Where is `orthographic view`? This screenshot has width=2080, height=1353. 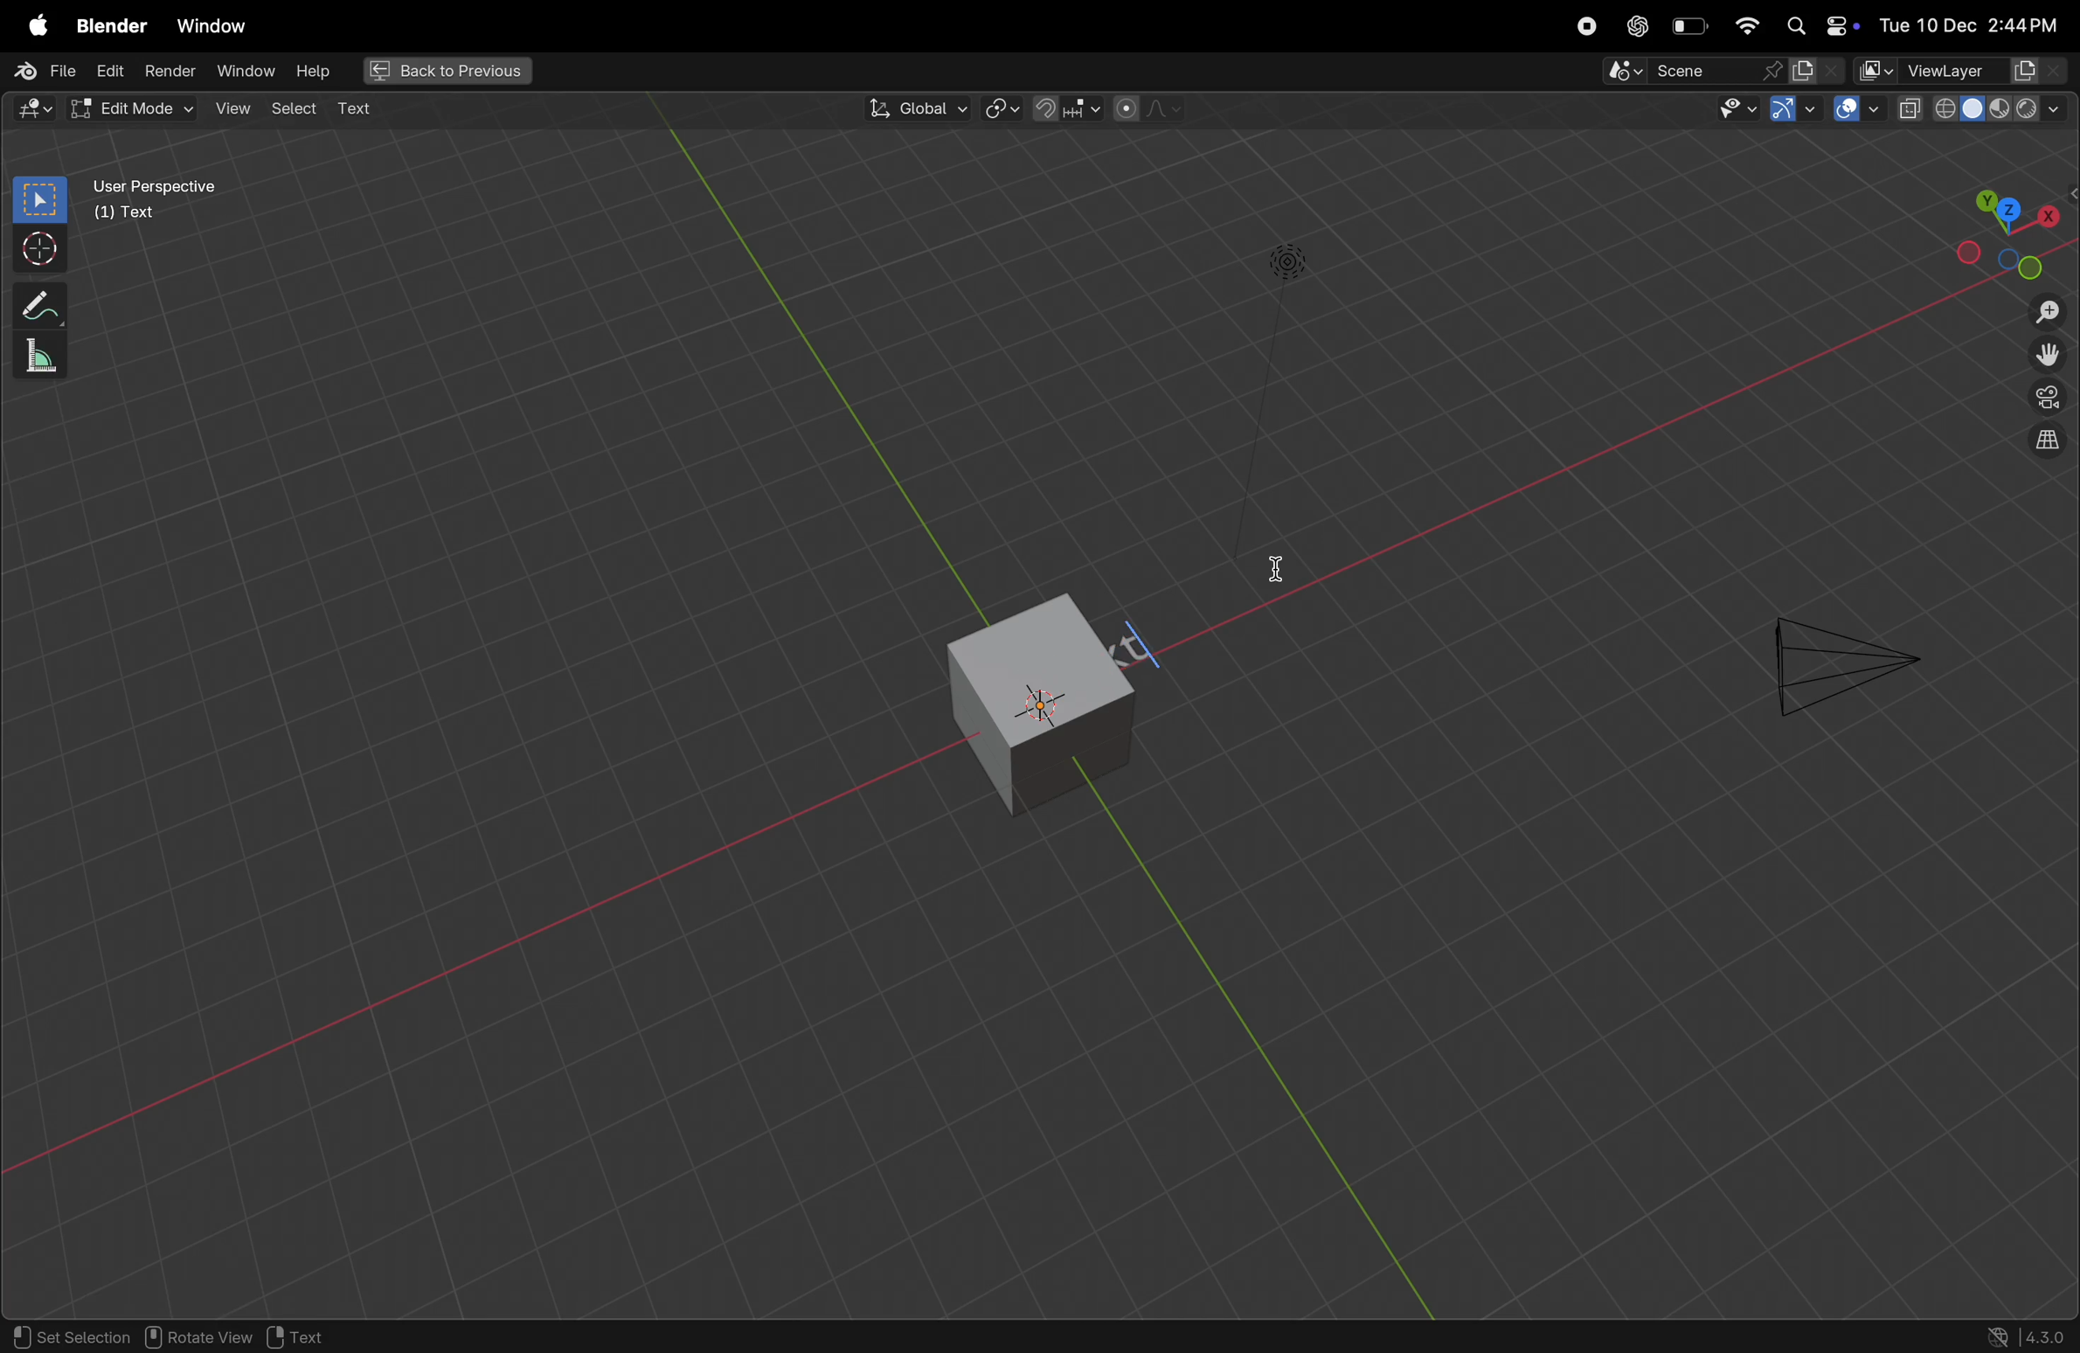
orthographic view is located at coordinates (2048, 442).